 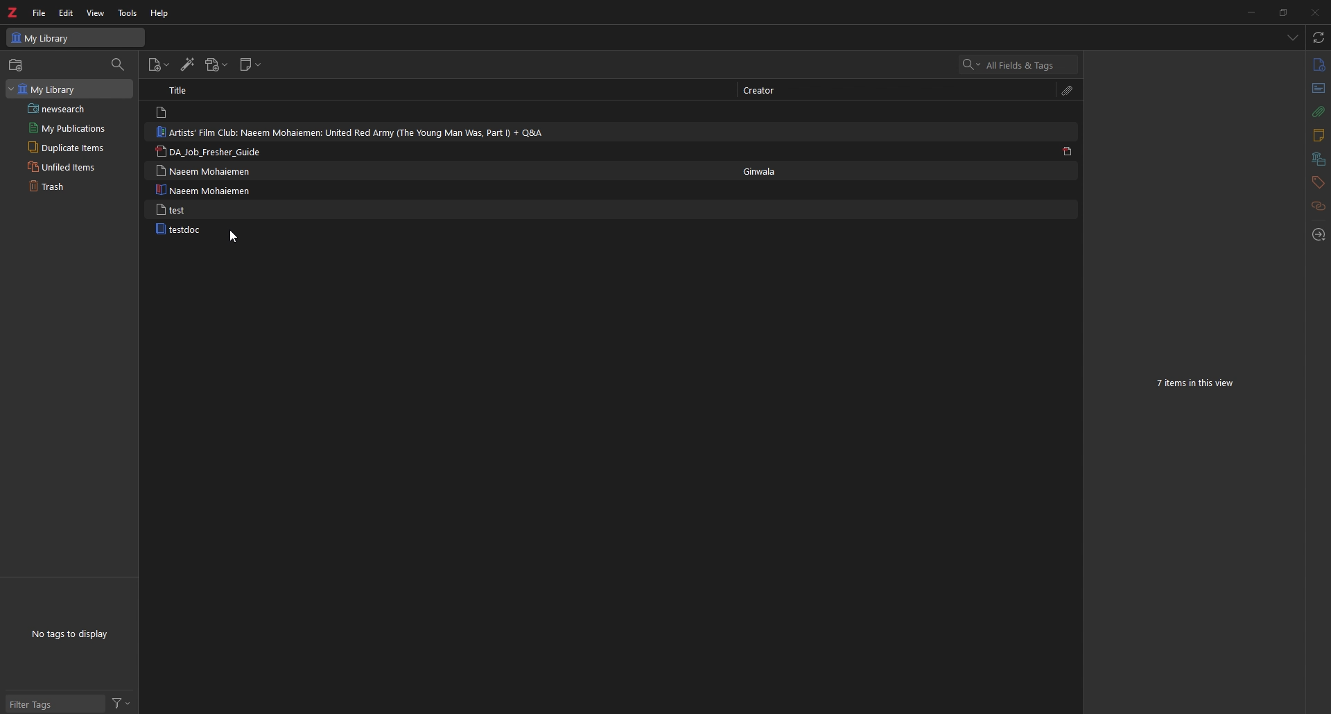 I want to click on resize, so click(x=1282, y=12).